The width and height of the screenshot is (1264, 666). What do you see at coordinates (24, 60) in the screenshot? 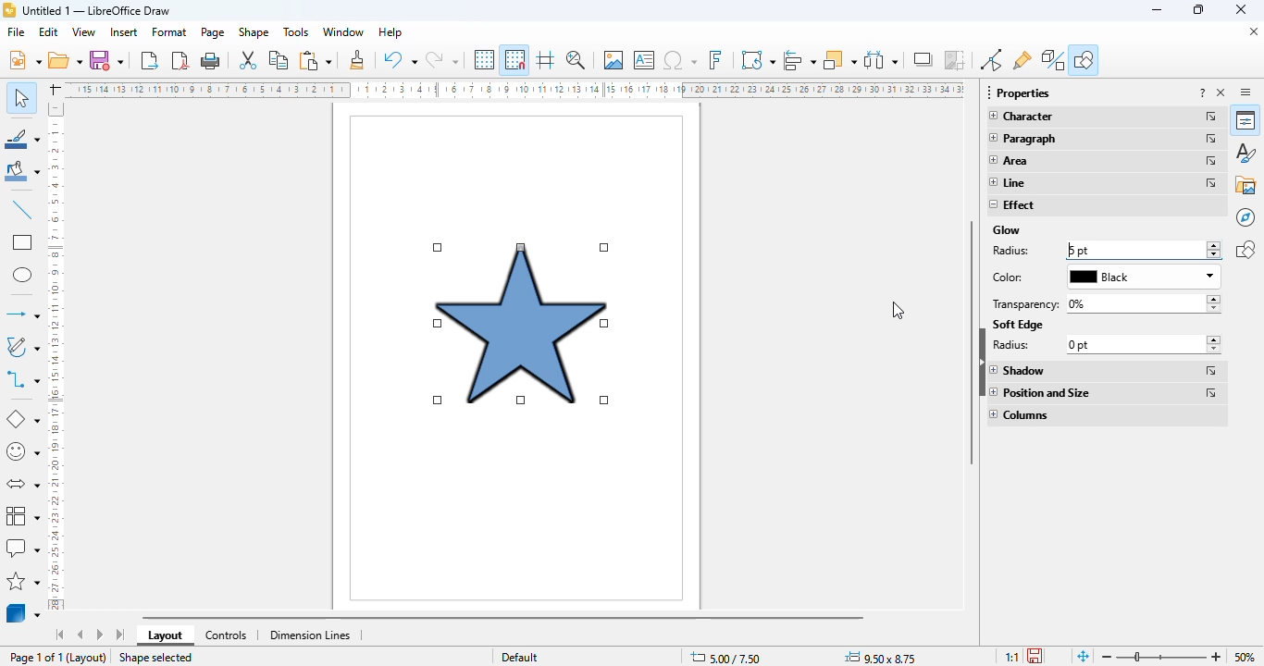
I see `new` at bounding box center [24, 60].